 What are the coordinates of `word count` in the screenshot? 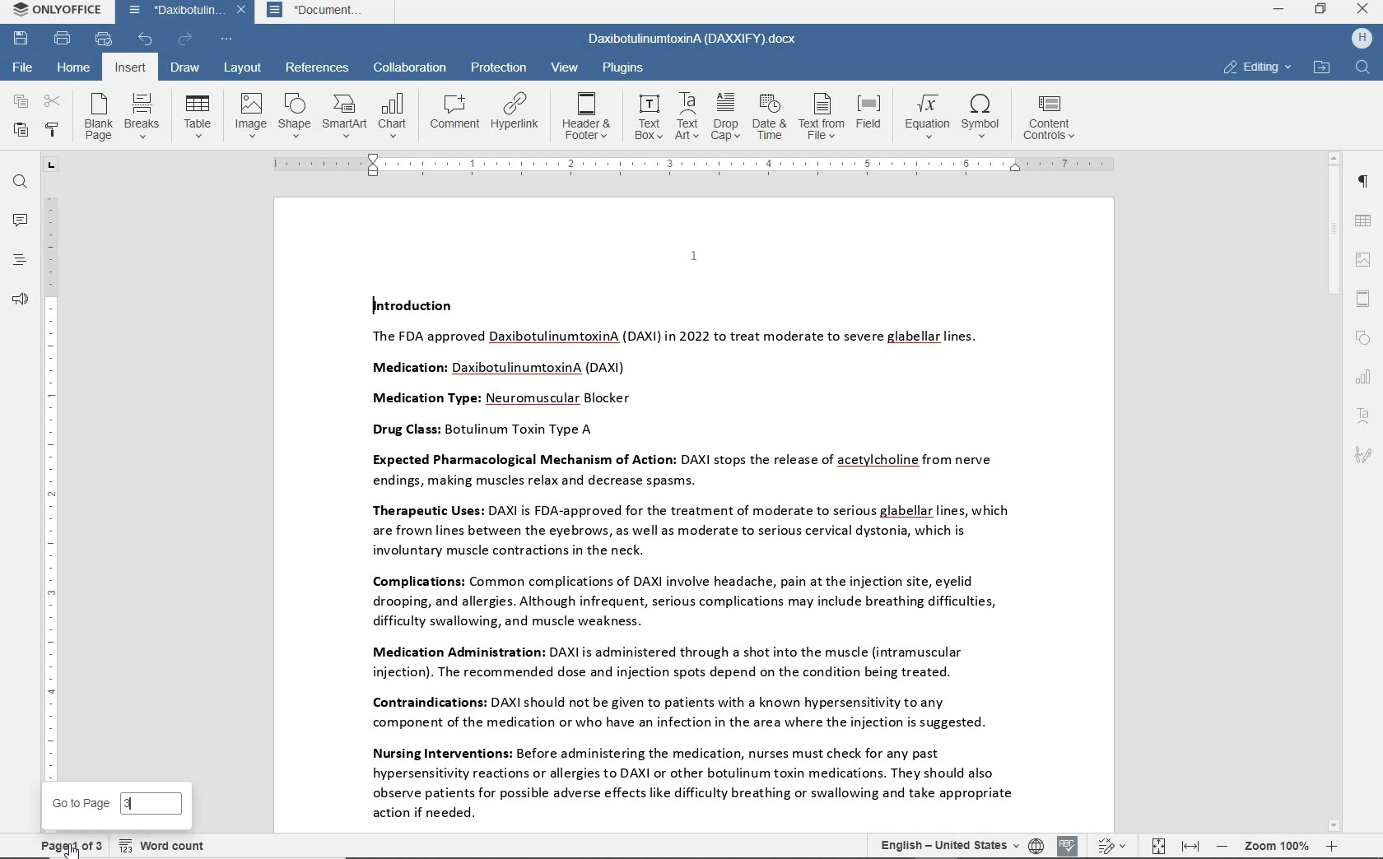 It's located at (163, 845).